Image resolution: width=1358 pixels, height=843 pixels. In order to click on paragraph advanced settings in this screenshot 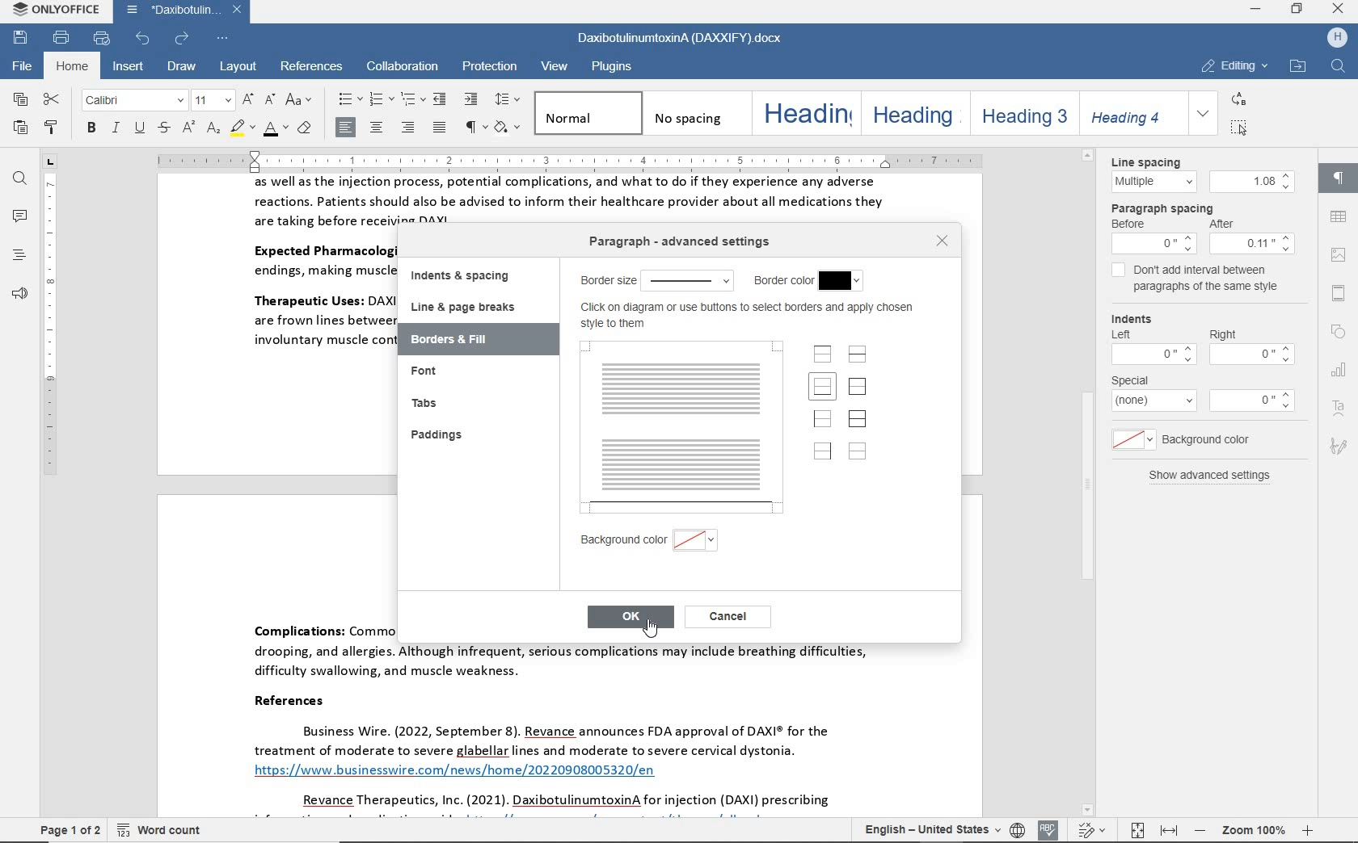, I will do `click(677, 241)`.